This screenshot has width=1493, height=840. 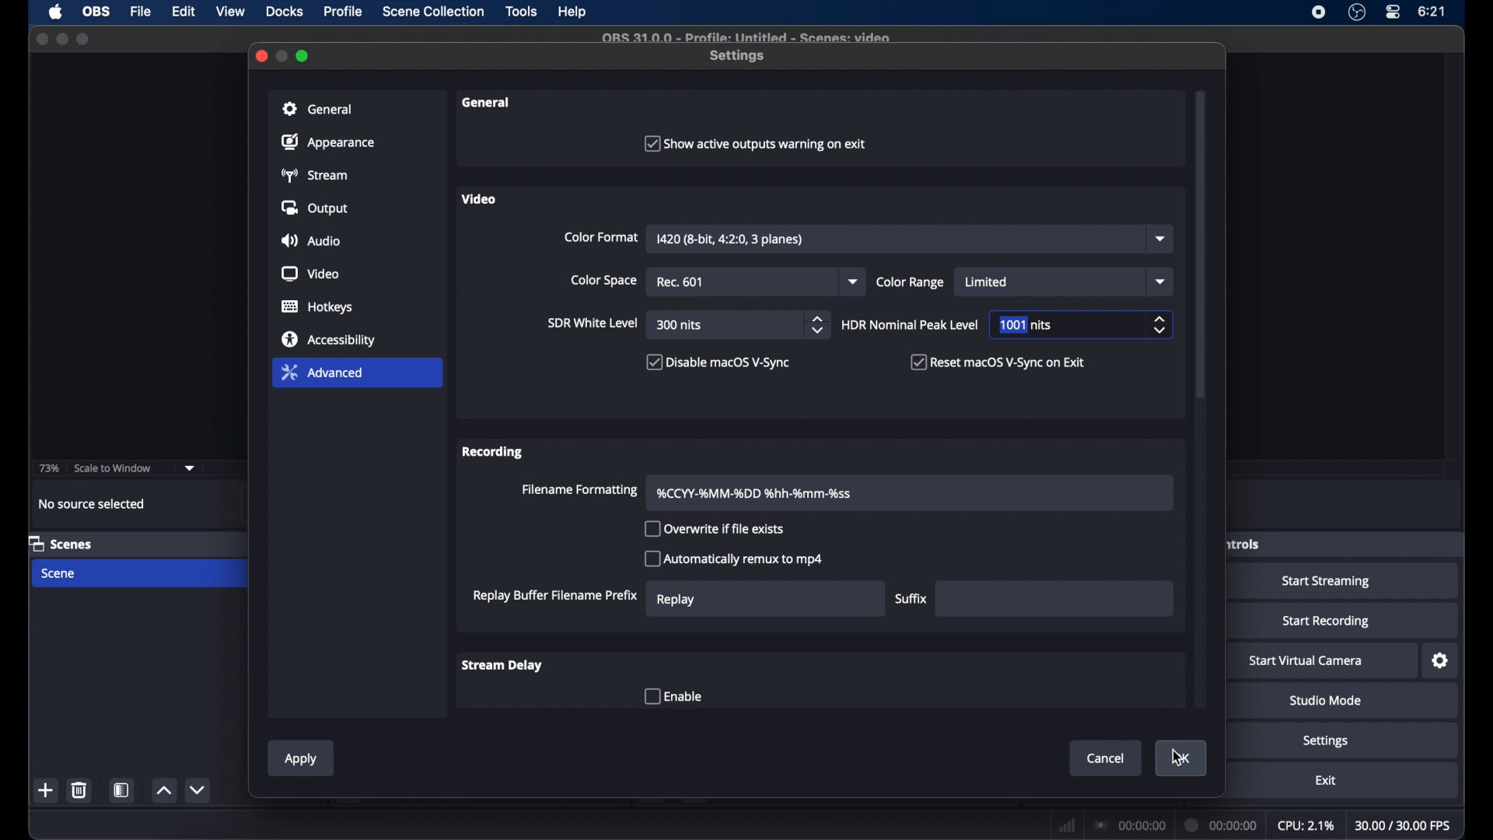 I want to click on audio, so click(x=311, y=240).